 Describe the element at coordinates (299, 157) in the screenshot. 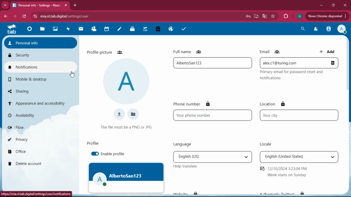

I see `locale` at that location.